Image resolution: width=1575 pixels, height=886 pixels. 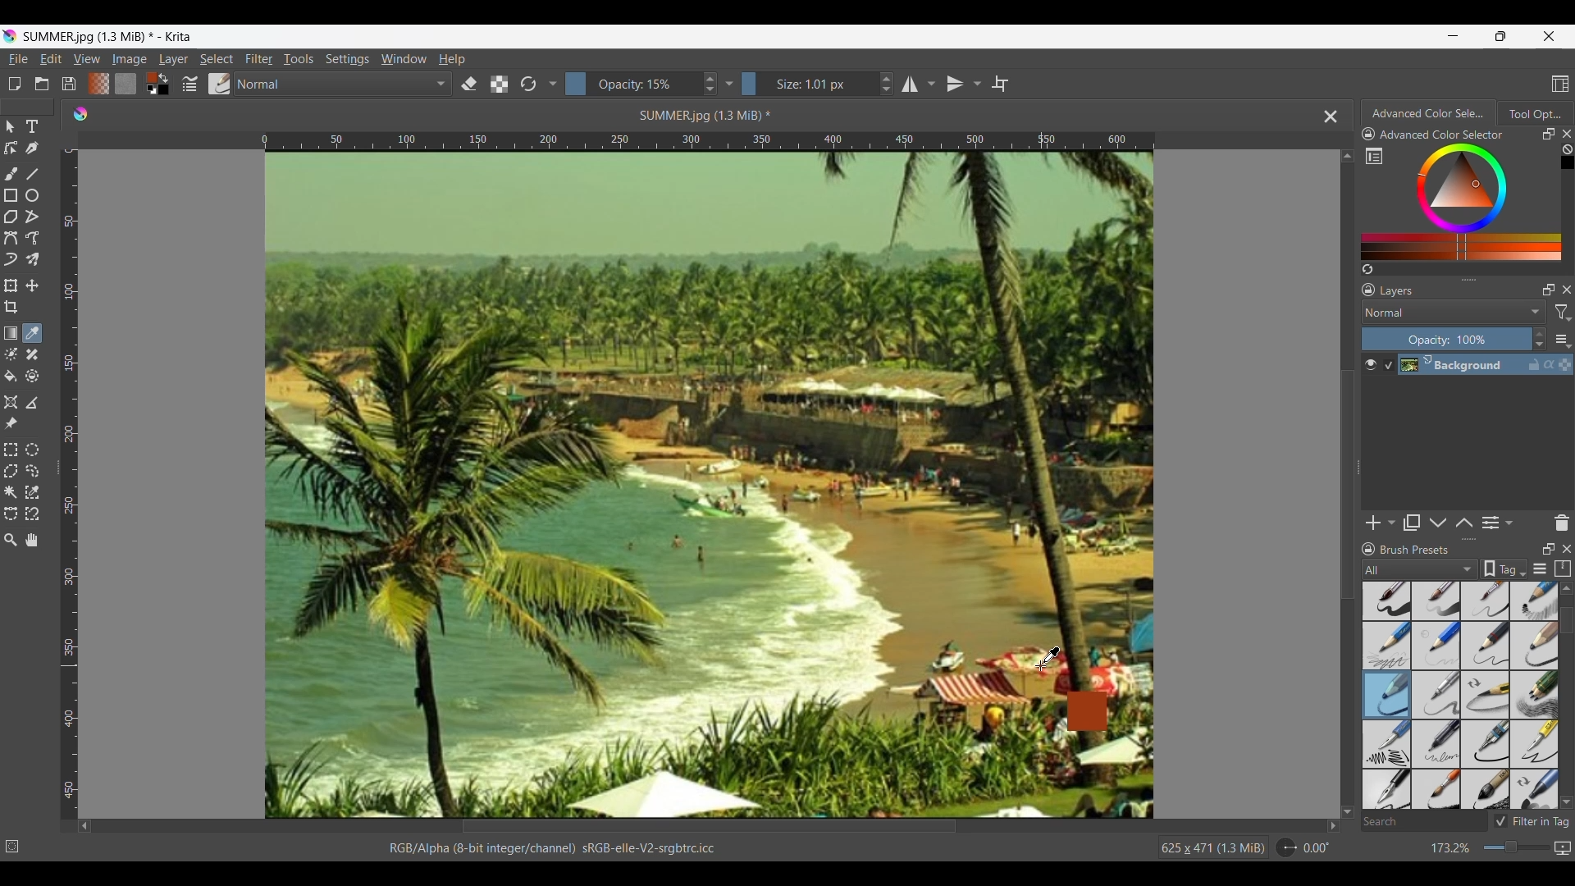 What do you see at coordinates (11, 217) in the screenshot?
I see `Polygon tool` at bounding box center [11, 217].